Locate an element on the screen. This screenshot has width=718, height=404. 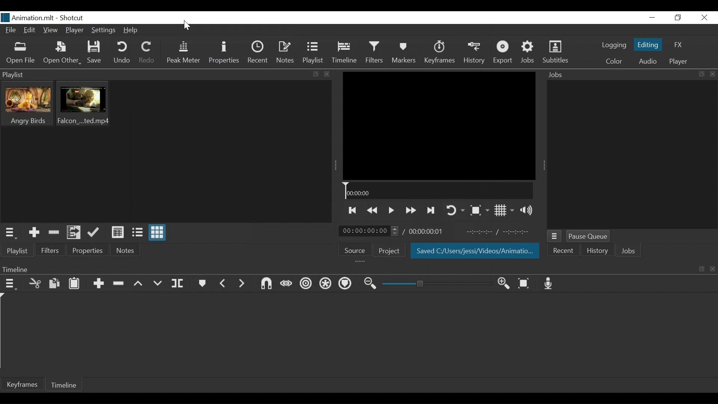
Cut is located at coordinates (35, 284).